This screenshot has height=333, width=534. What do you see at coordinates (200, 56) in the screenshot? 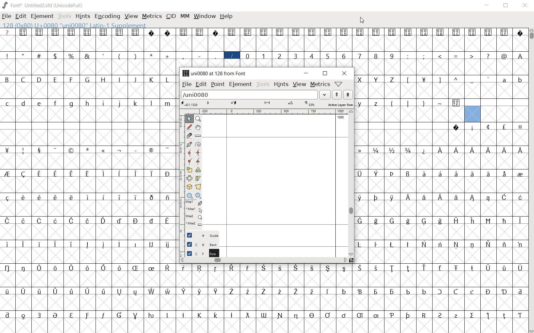
I see `glyph` at bounding box center [200, 56].